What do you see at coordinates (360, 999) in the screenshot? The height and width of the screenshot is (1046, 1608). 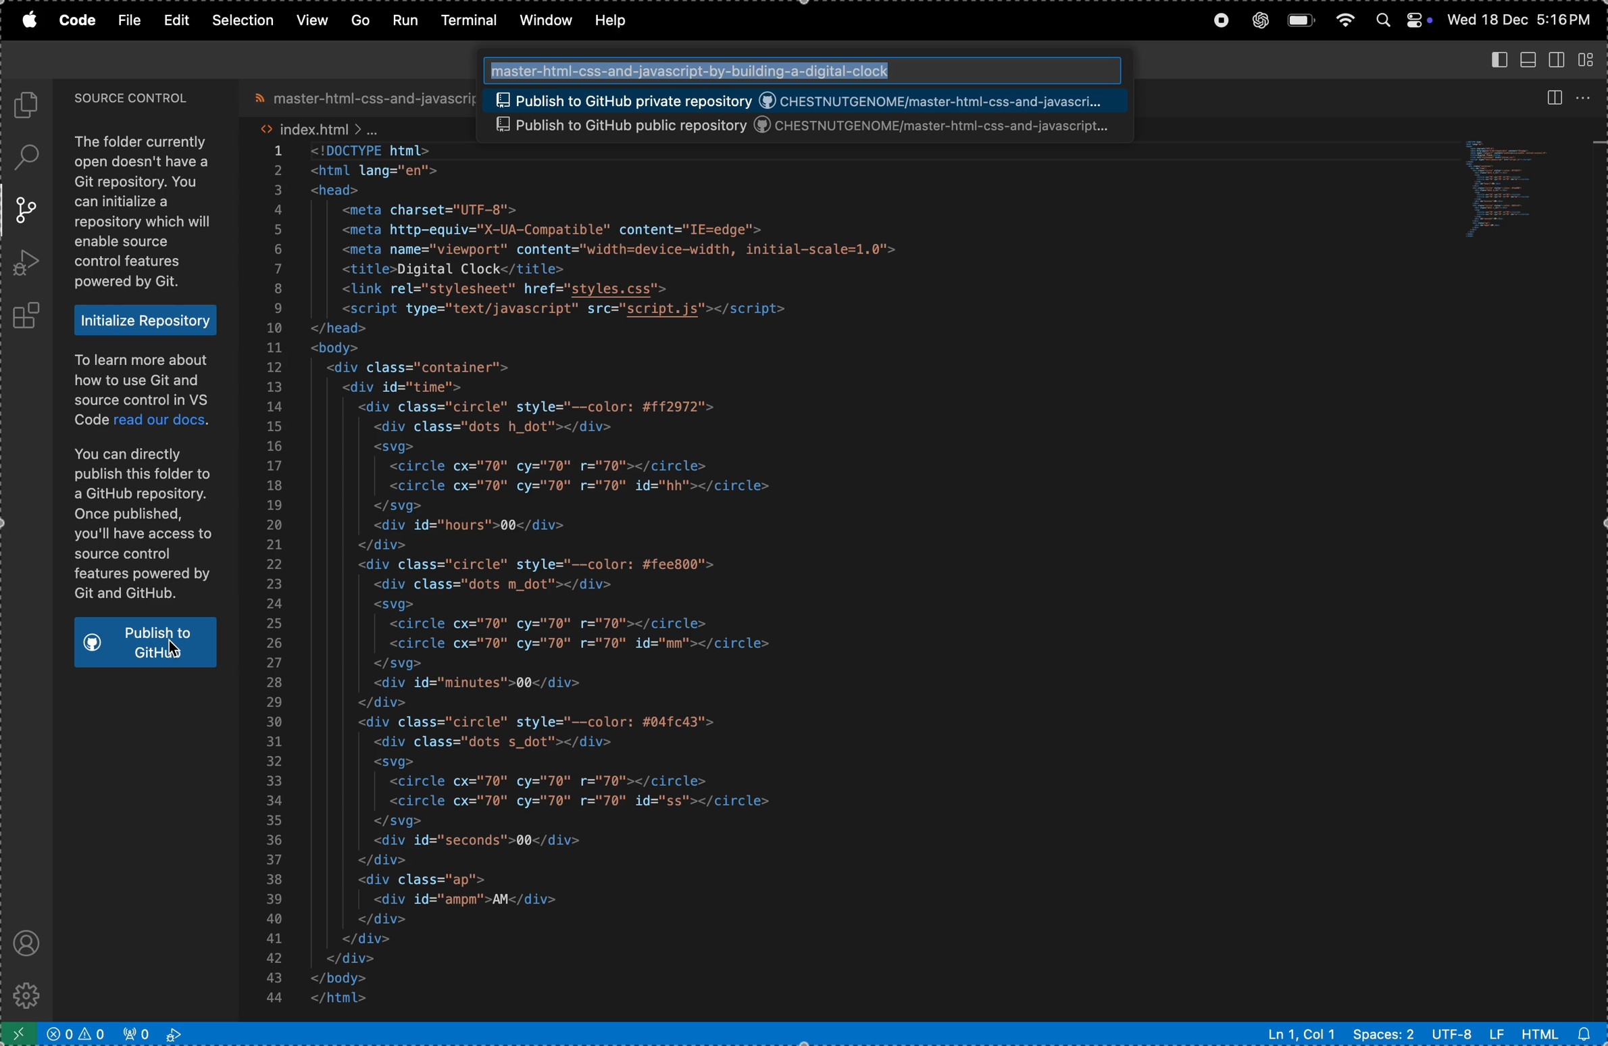 I see `</html>` at bounding box center [360, 999].